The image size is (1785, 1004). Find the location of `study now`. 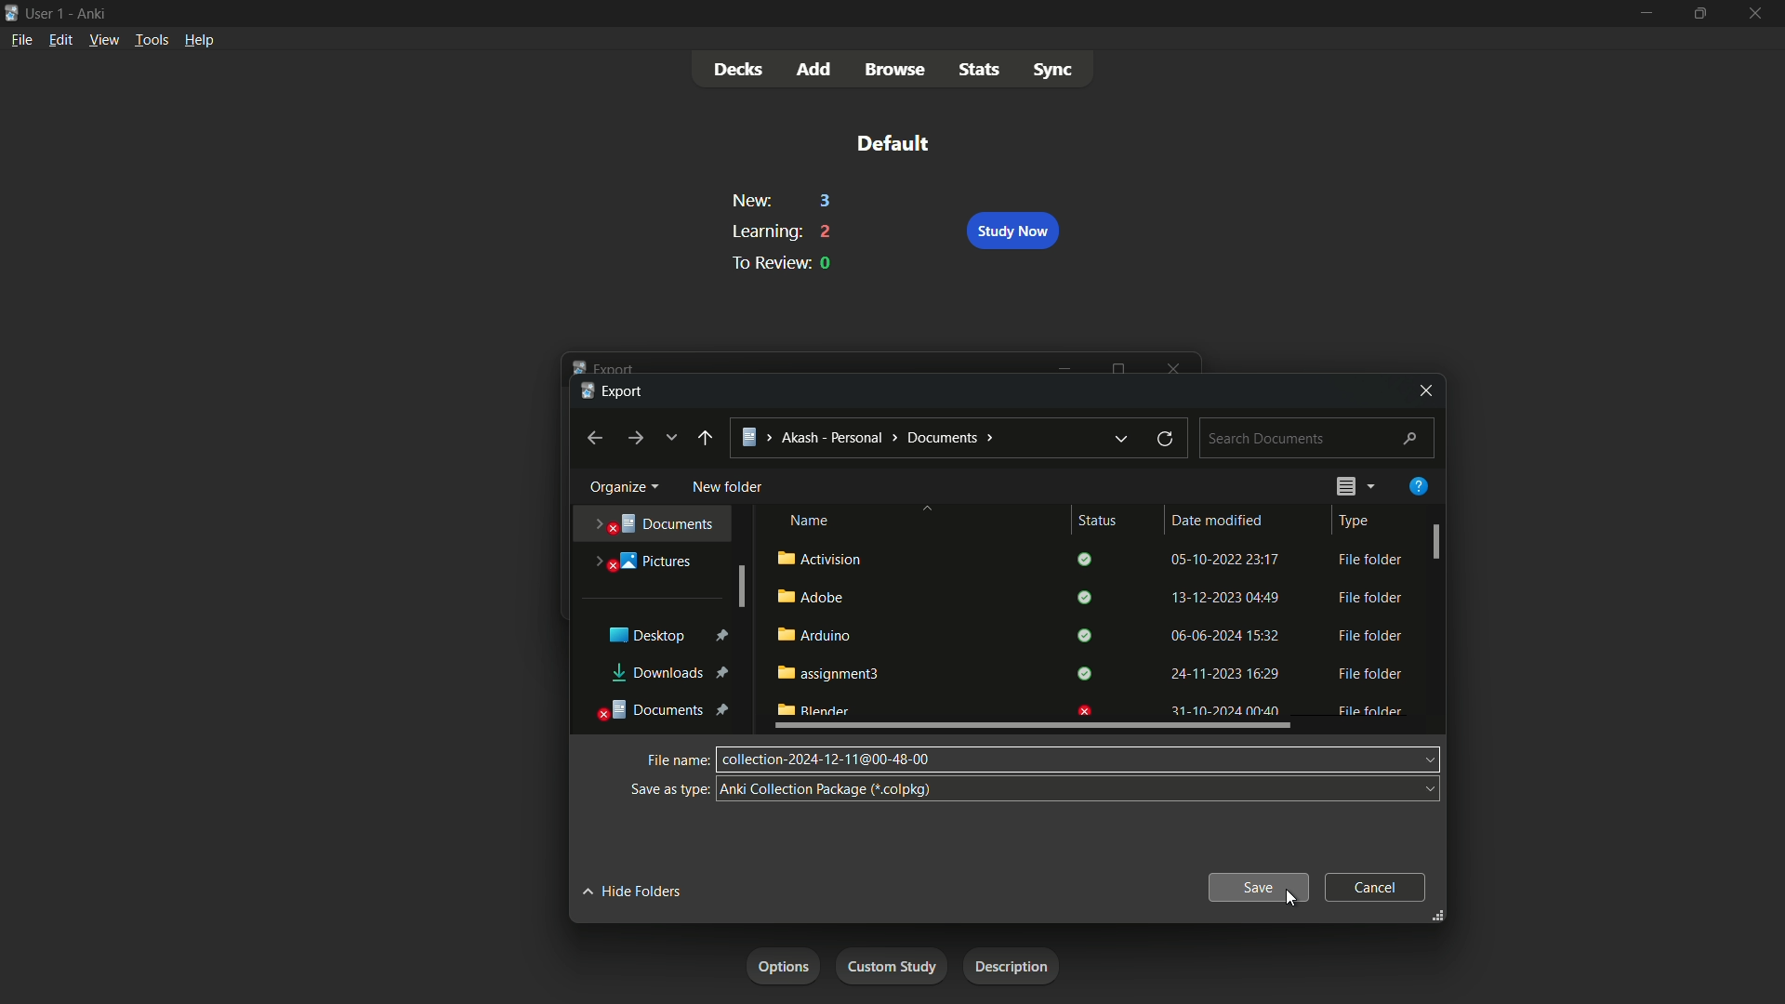

study now is located at coordinates (1011, 231).